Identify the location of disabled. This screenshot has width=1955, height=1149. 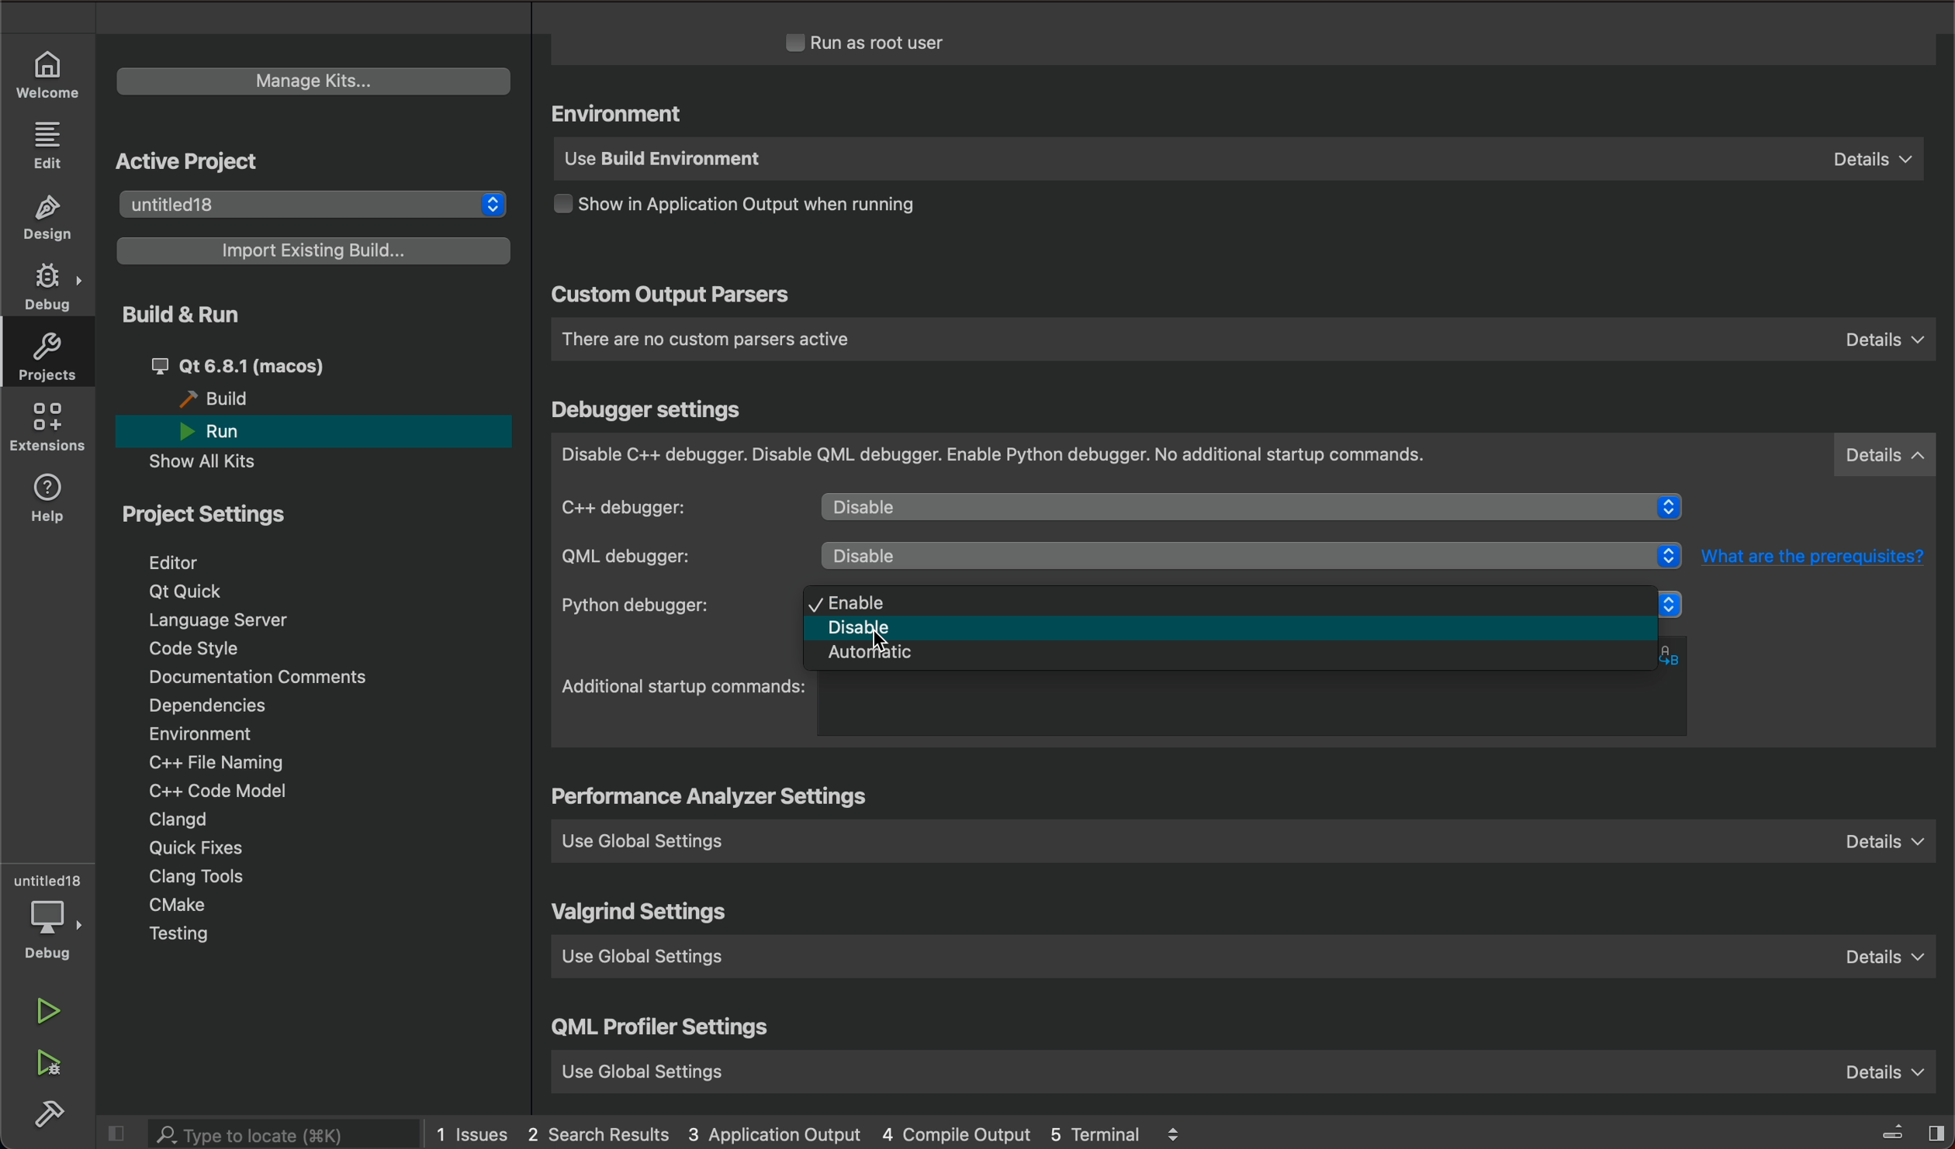
(1251, 557).